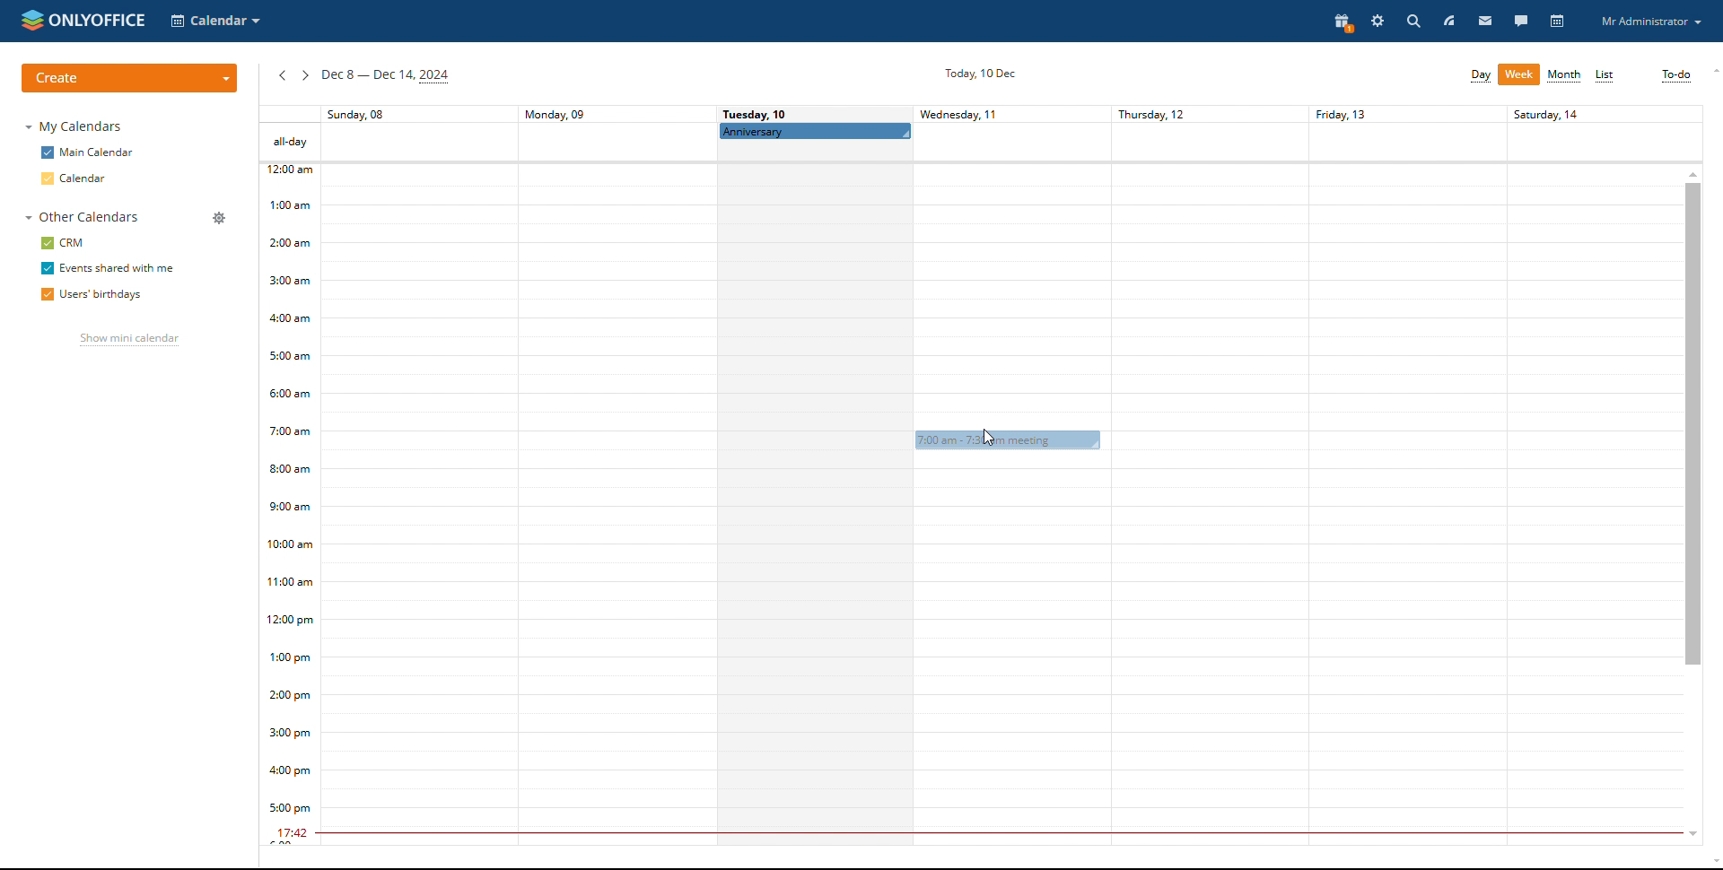 This screenshot has height=870, width=1723. Describe the element at coordinates (1692, 172) in the screenshot. I see `scroll up` at that location.